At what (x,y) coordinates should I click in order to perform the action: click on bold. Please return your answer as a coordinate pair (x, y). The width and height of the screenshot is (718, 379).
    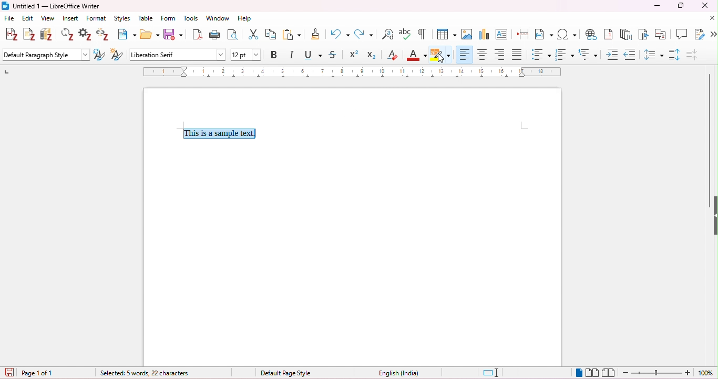
    Looking at the image, I should click on (274, 55).